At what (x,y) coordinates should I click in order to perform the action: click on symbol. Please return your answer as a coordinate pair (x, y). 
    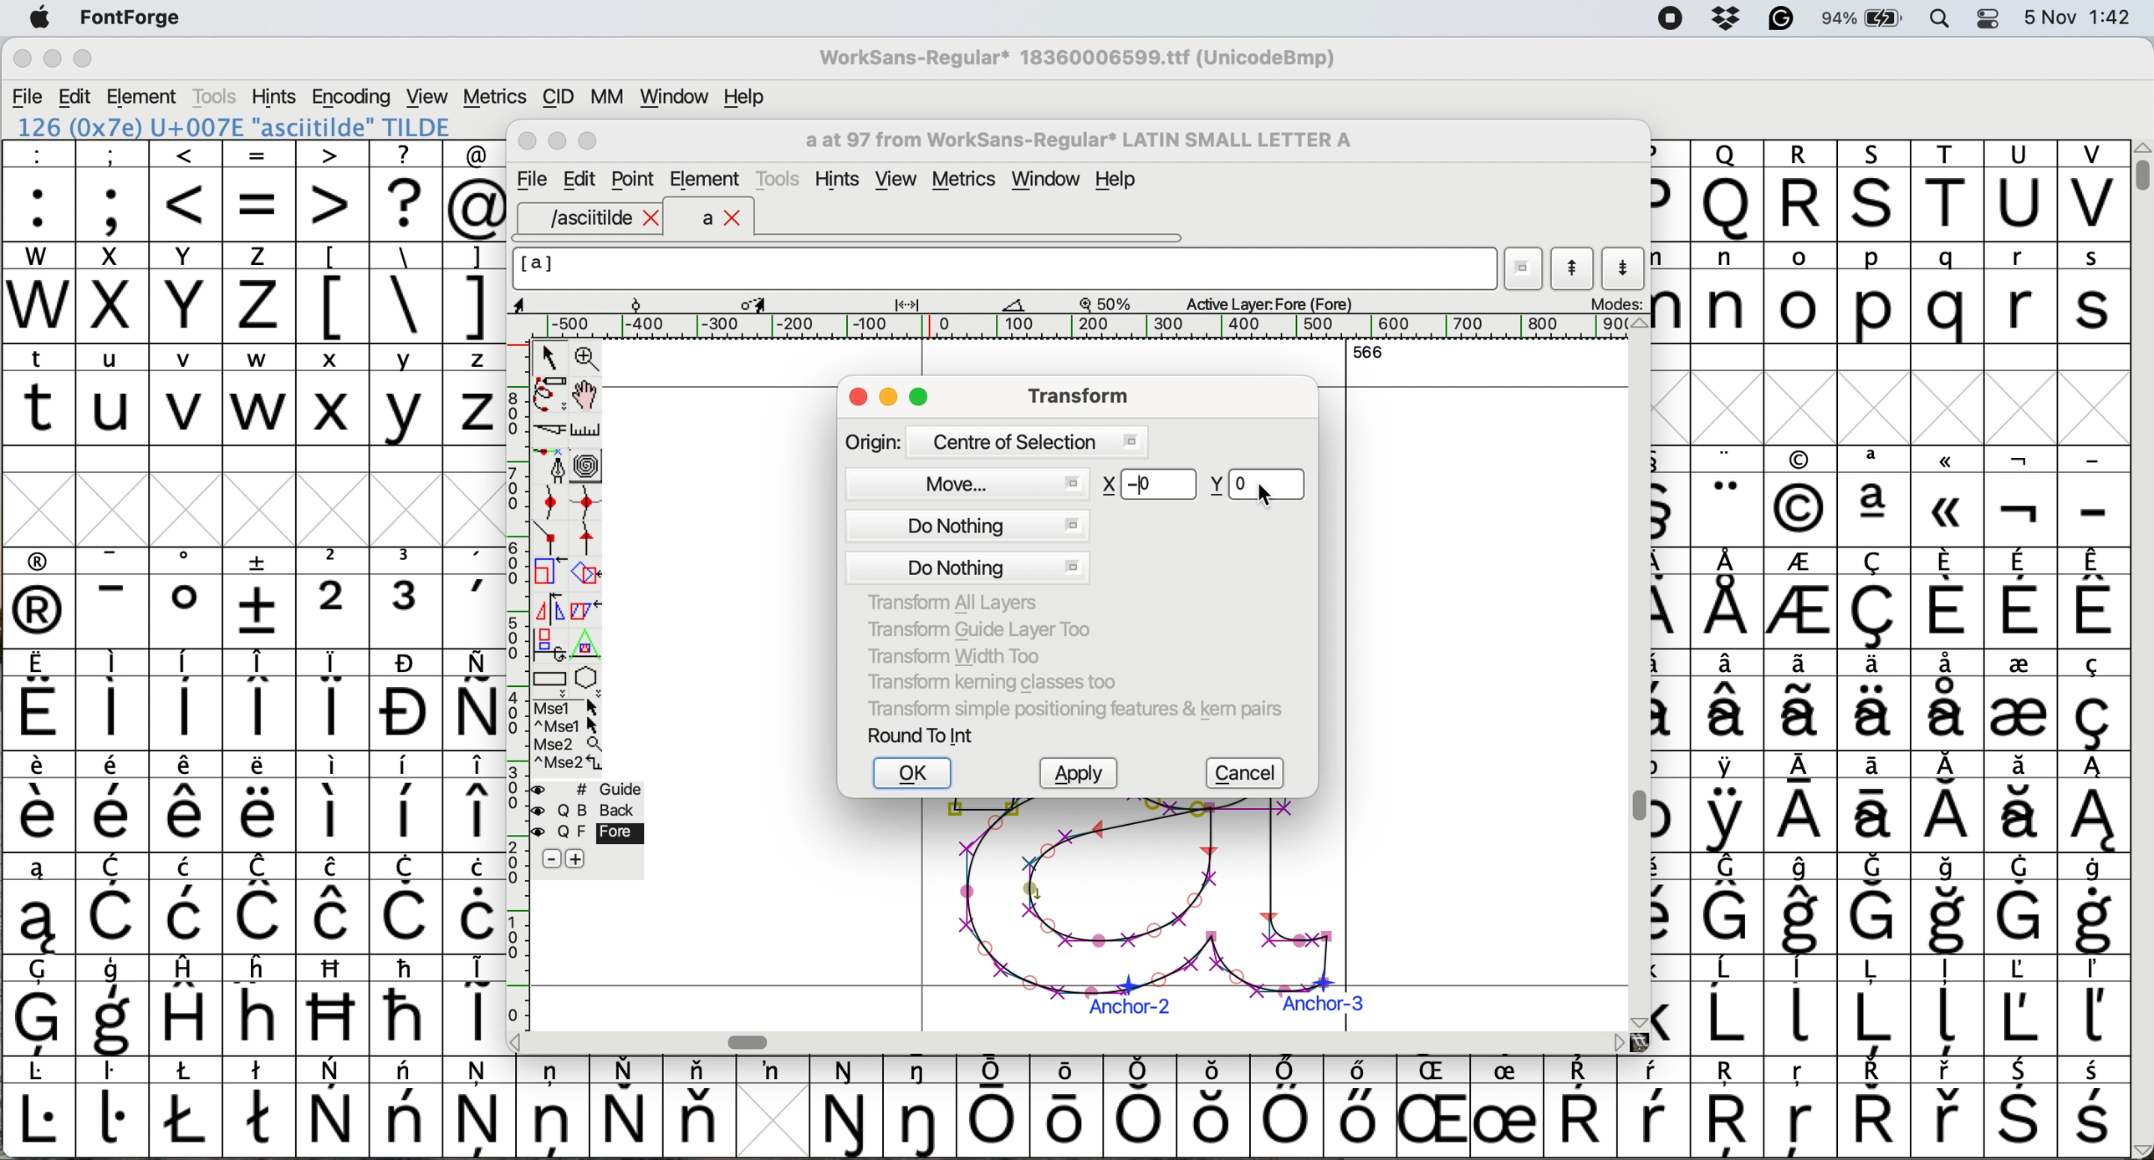
    Looking at the image, I should click on (772, 1071).